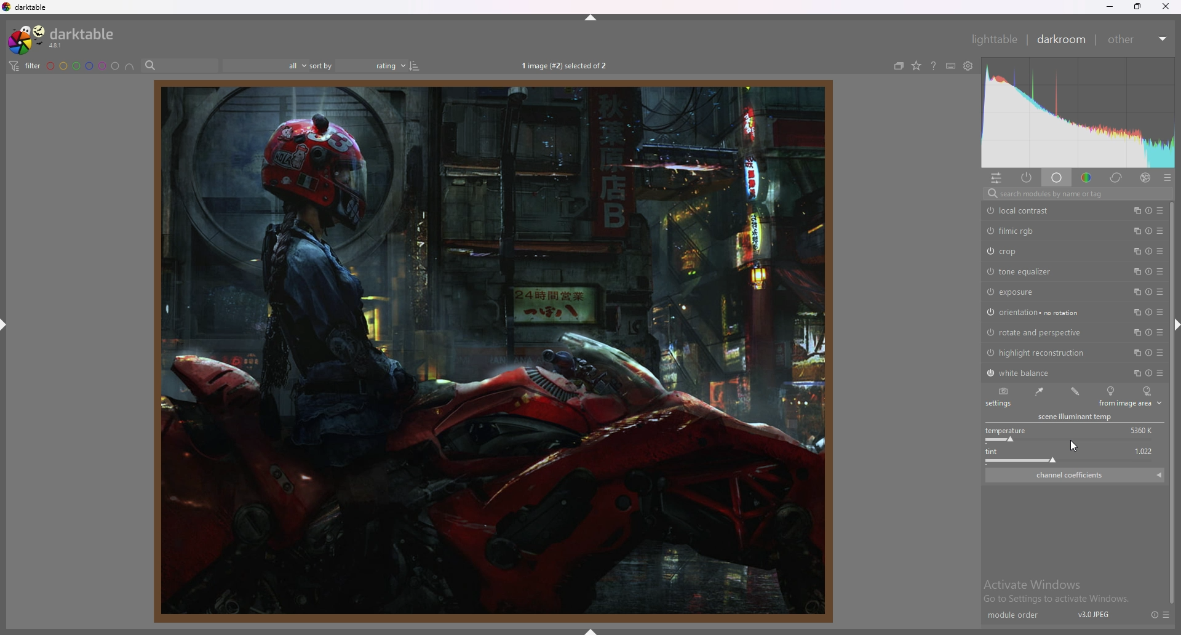  What do you see at coordinates (1150, 313) in the screenshot?
I see `reset` at bounding box center [1150, 313].